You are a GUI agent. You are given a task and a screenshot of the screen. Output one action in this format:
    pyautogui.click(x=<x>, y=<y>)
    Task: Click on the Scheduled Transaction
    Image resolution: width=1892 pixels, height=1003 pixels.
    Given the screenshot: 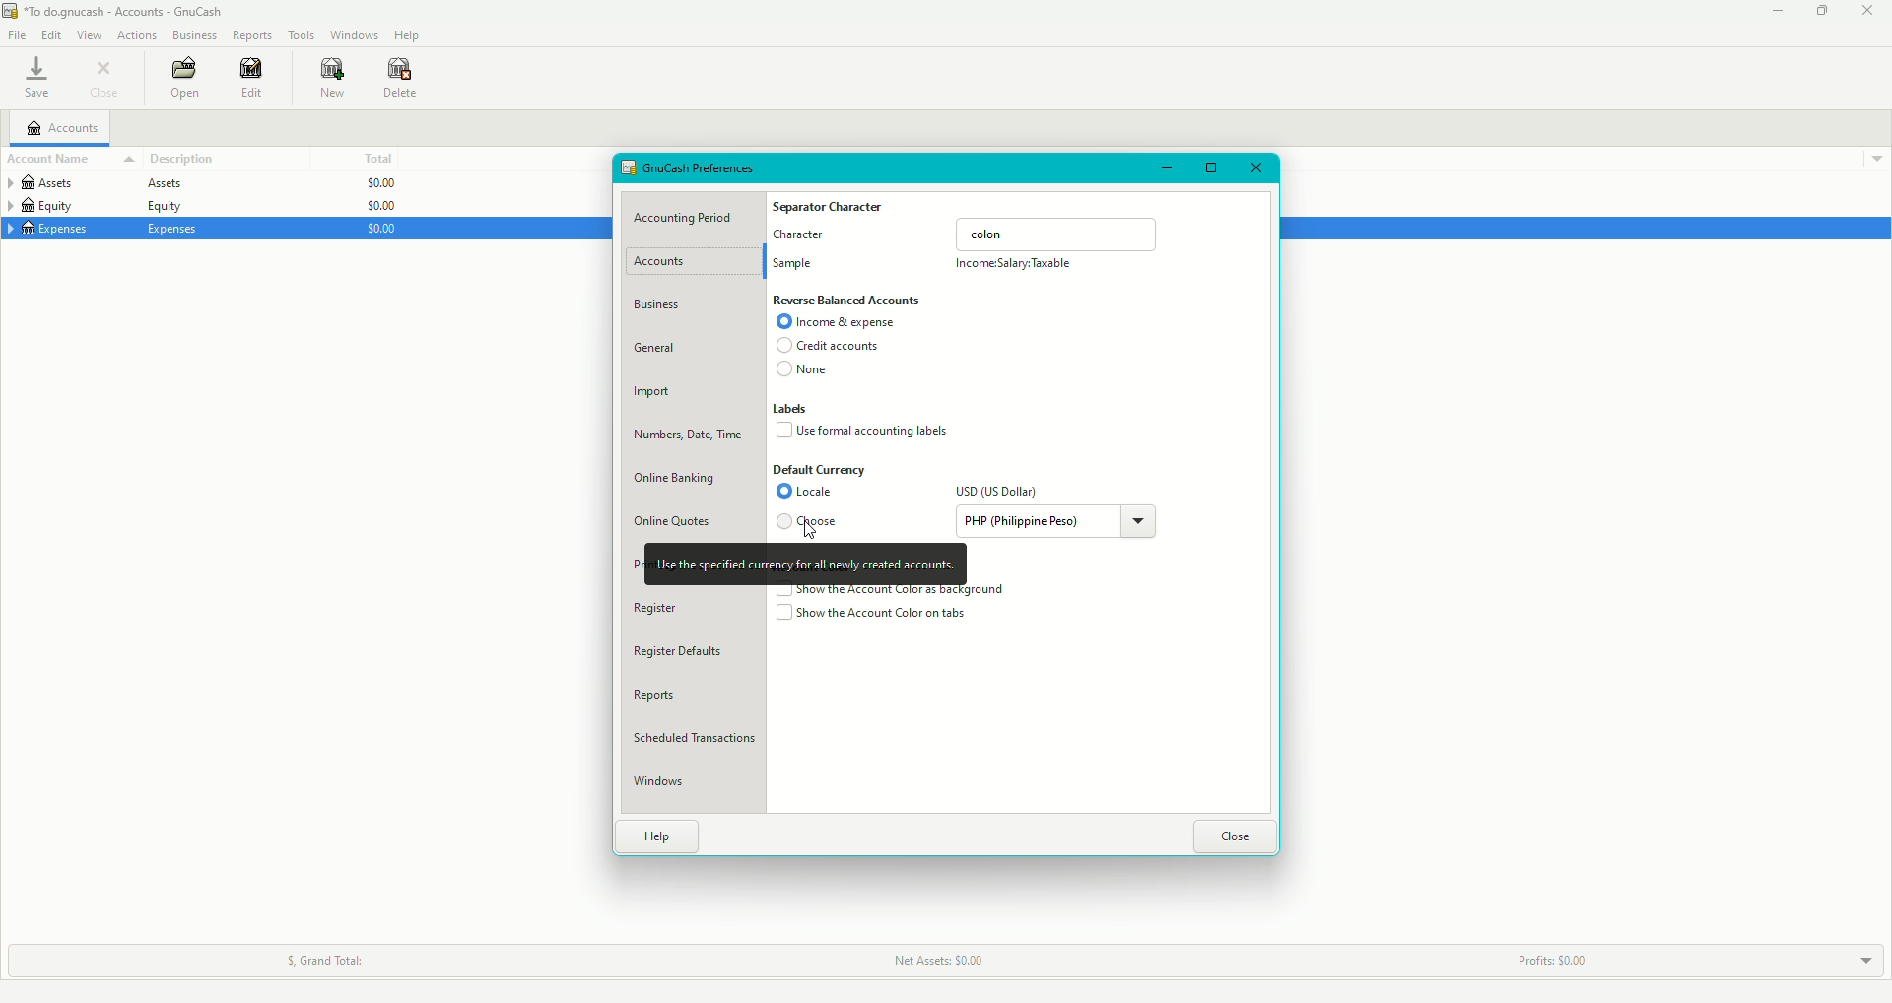 What is the action you would take?
    pyautogui.click(x=699, y=741)
    